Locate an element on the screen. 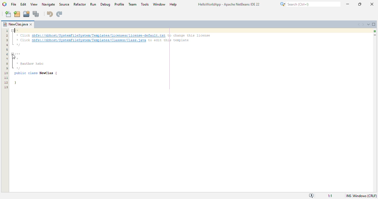  help is located at coordinates (174, 4).